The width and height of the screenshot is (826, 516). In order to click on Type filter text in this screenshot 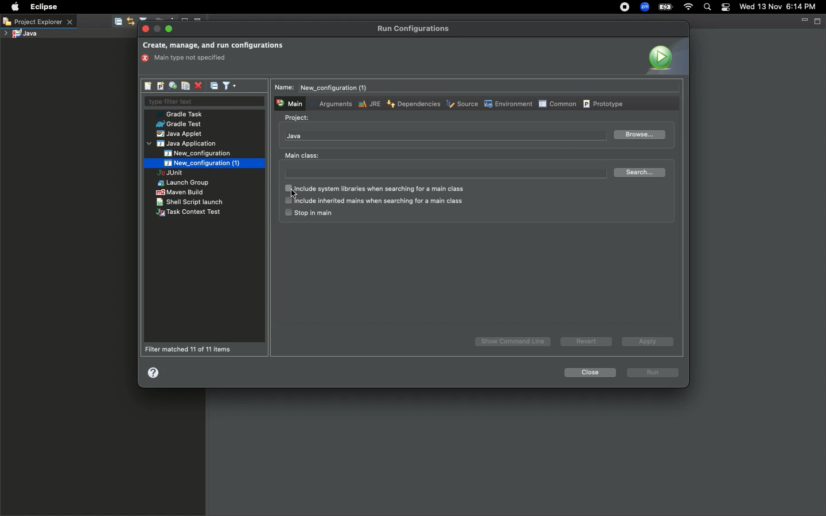, I will do `click(204, 102)`.